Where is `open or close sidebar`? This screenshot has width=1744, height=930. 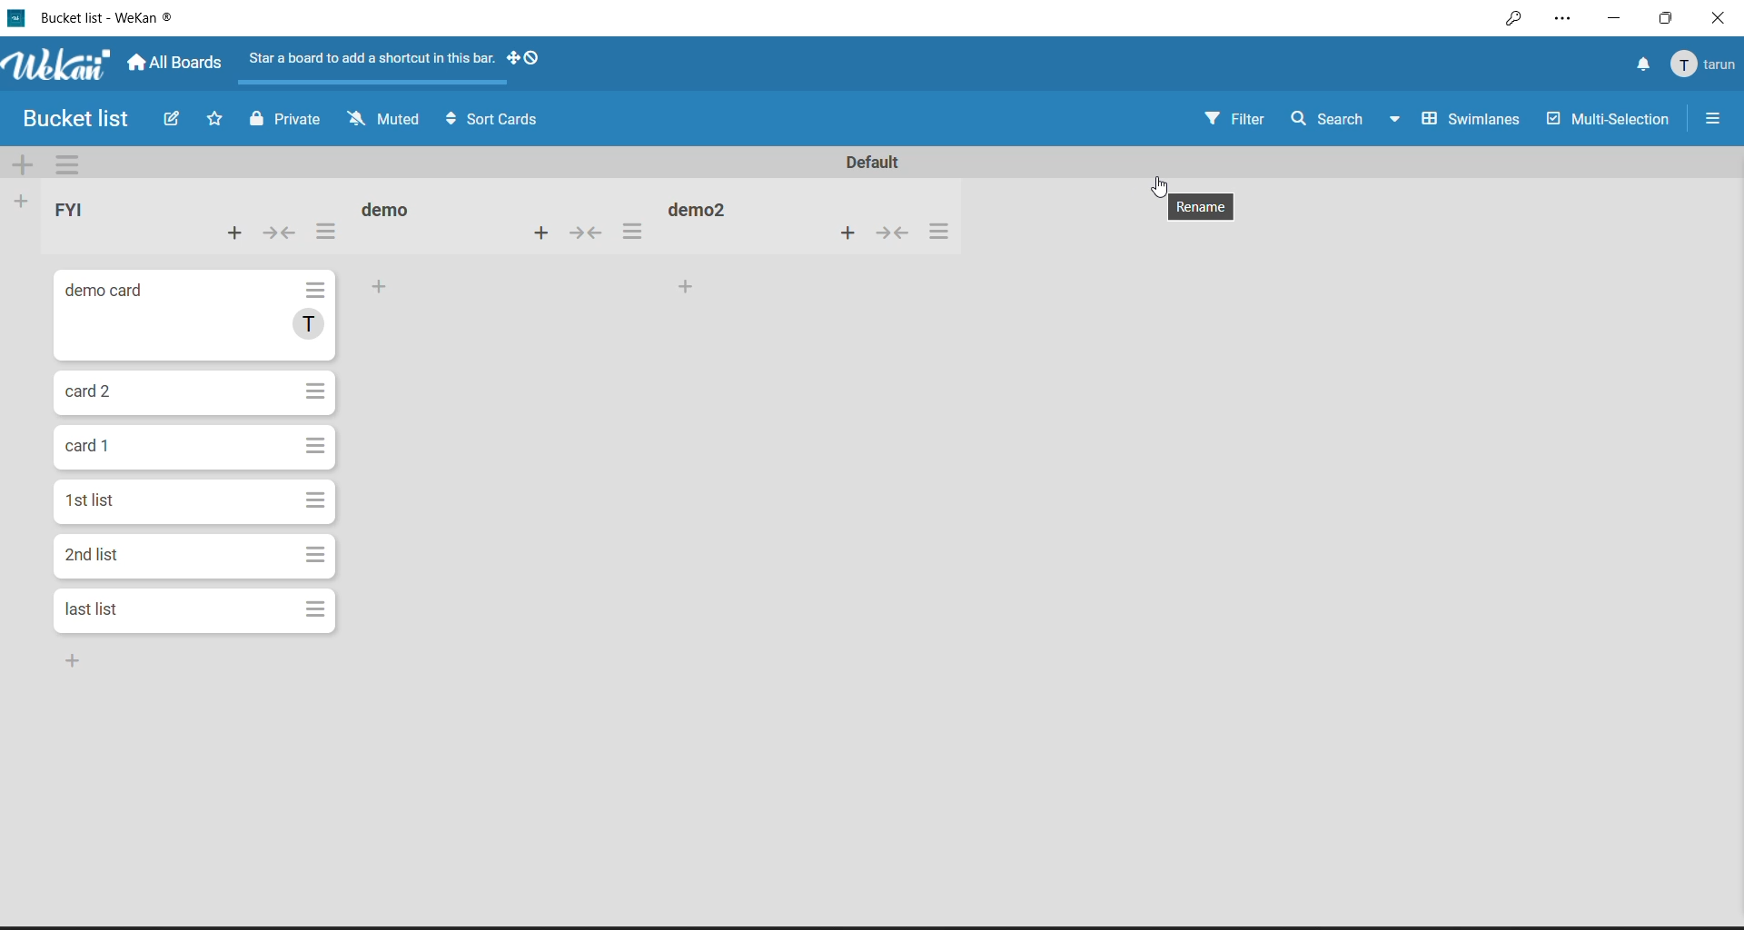
open or close sidebar is located at coordinates (1711, 117).